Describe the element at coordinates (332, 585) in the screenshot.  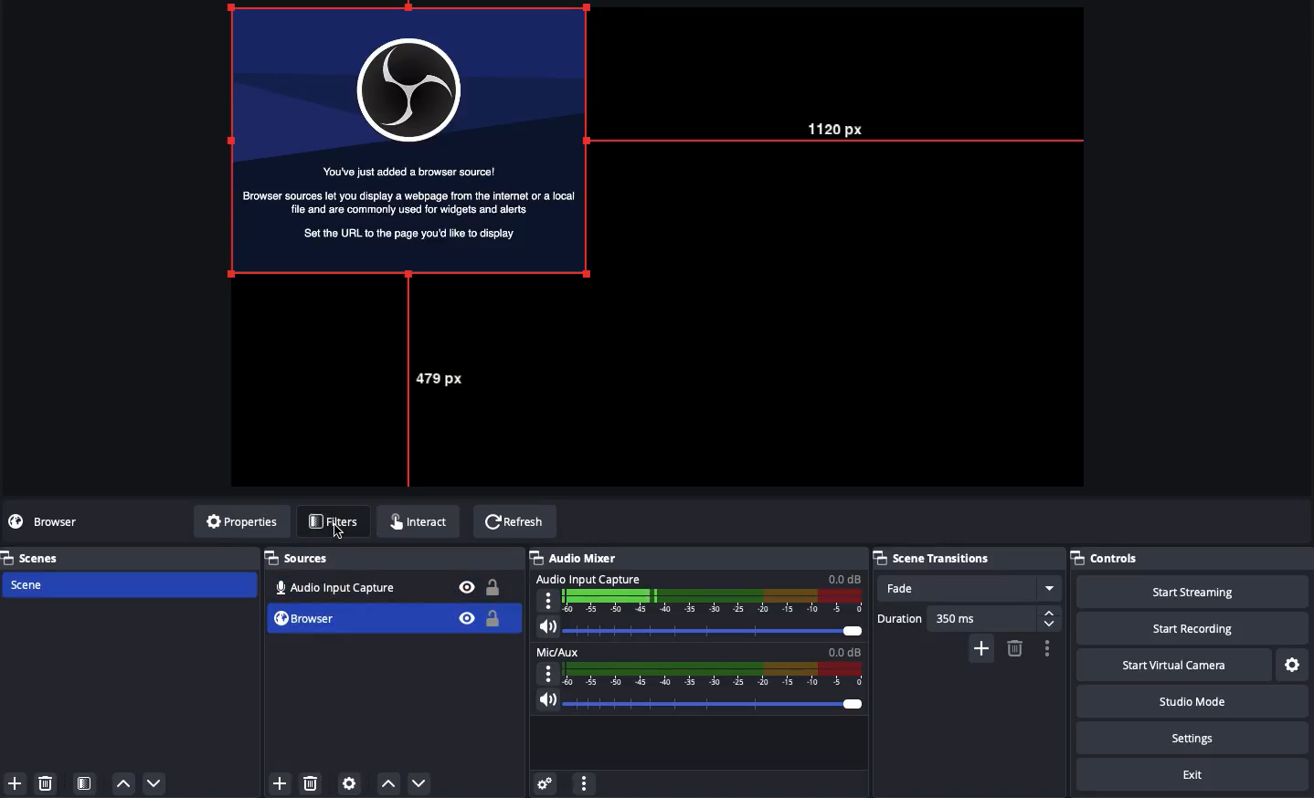
I see `Audio input capture` at that location.